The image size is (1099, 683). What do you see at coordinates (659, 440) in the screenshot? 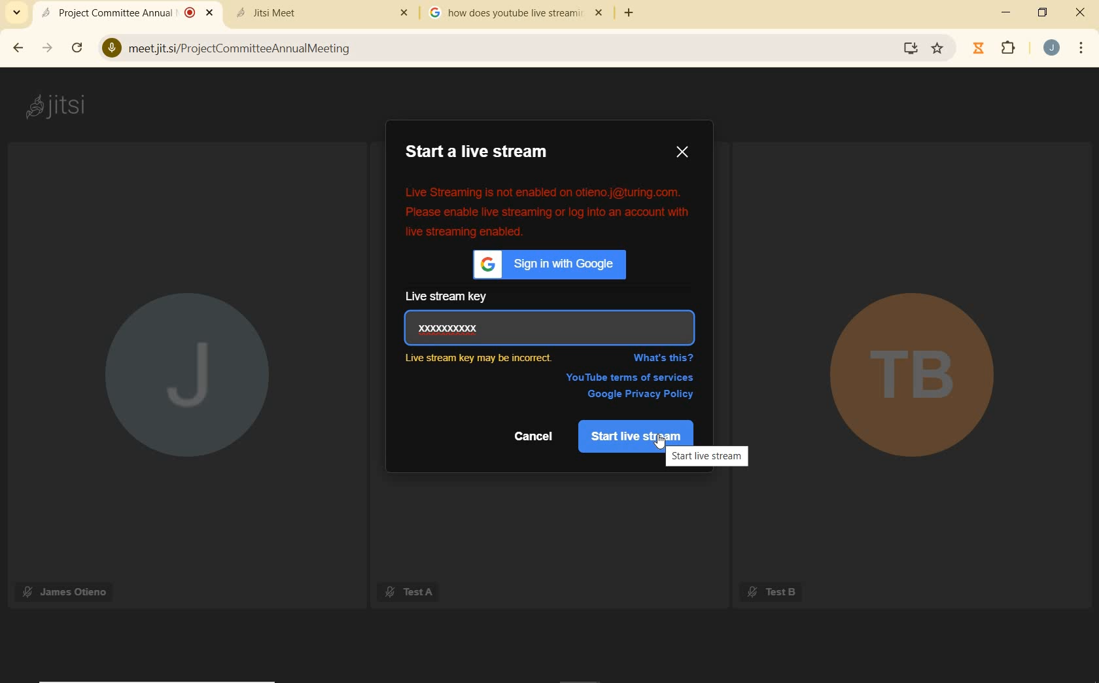
I see `cursor` at bounding box center [659, 440].